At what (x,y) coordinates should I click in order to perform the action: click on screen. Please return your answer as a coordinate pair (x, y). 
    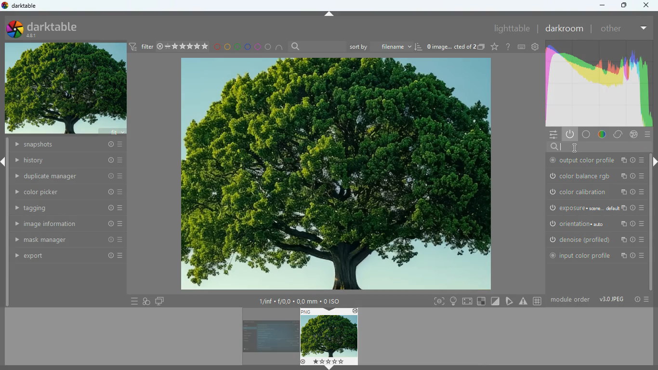
    Looking at the image, I should click on (467, 301).